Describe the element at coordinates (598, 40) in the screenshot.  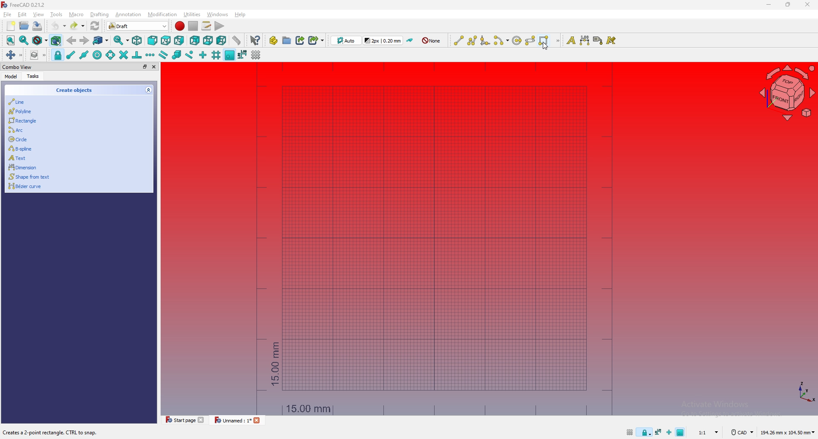
I see `label` at that location.